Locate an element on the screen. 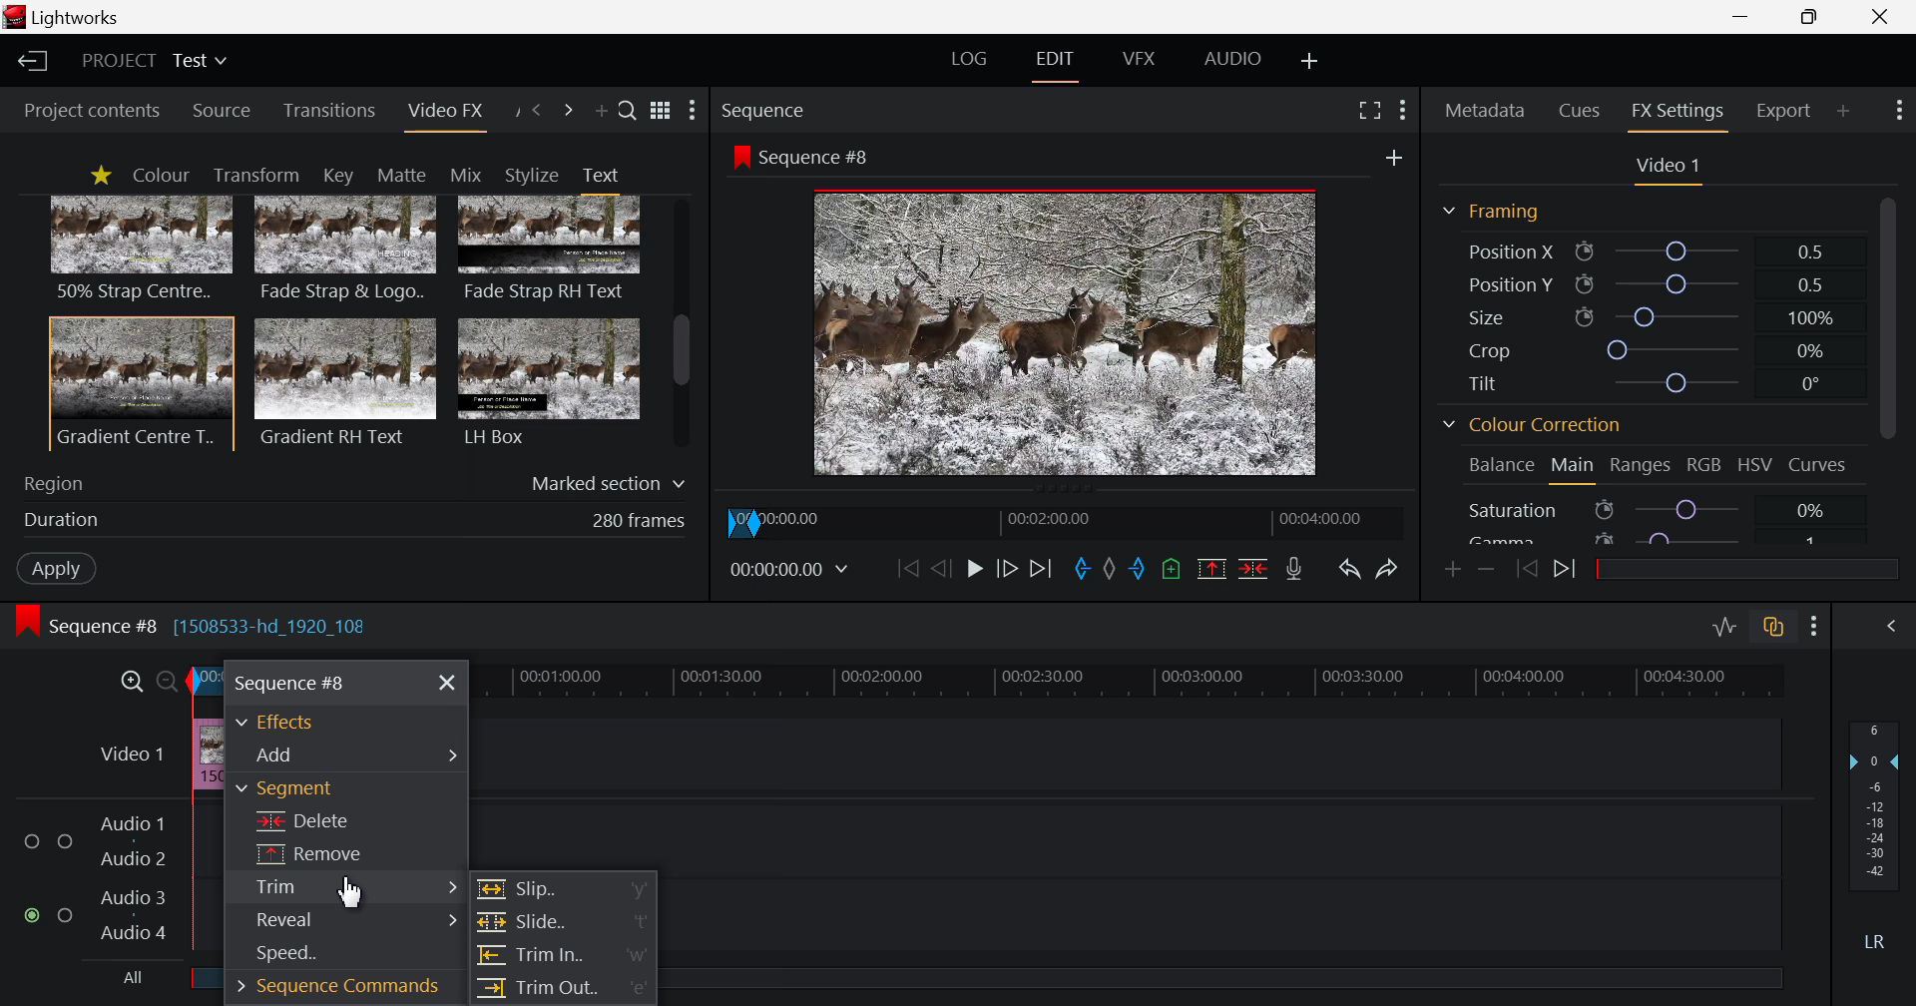  To start is located at coordinates (905, 571).